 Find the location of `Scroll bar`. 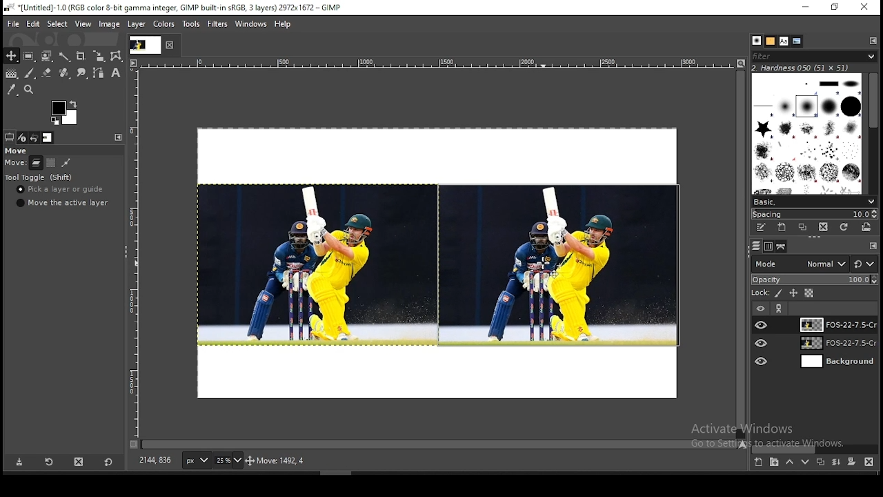

Scroll bar is located at coordinates (874, 131).